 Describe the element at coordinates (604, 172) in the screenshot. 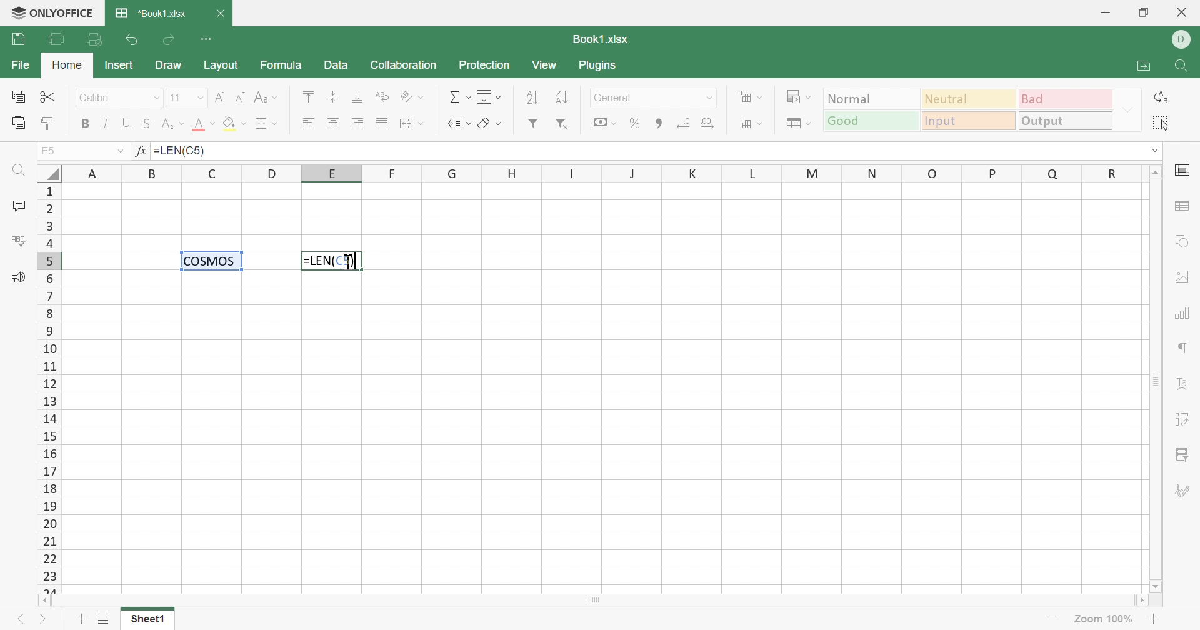

I see `Column Names` at that location.